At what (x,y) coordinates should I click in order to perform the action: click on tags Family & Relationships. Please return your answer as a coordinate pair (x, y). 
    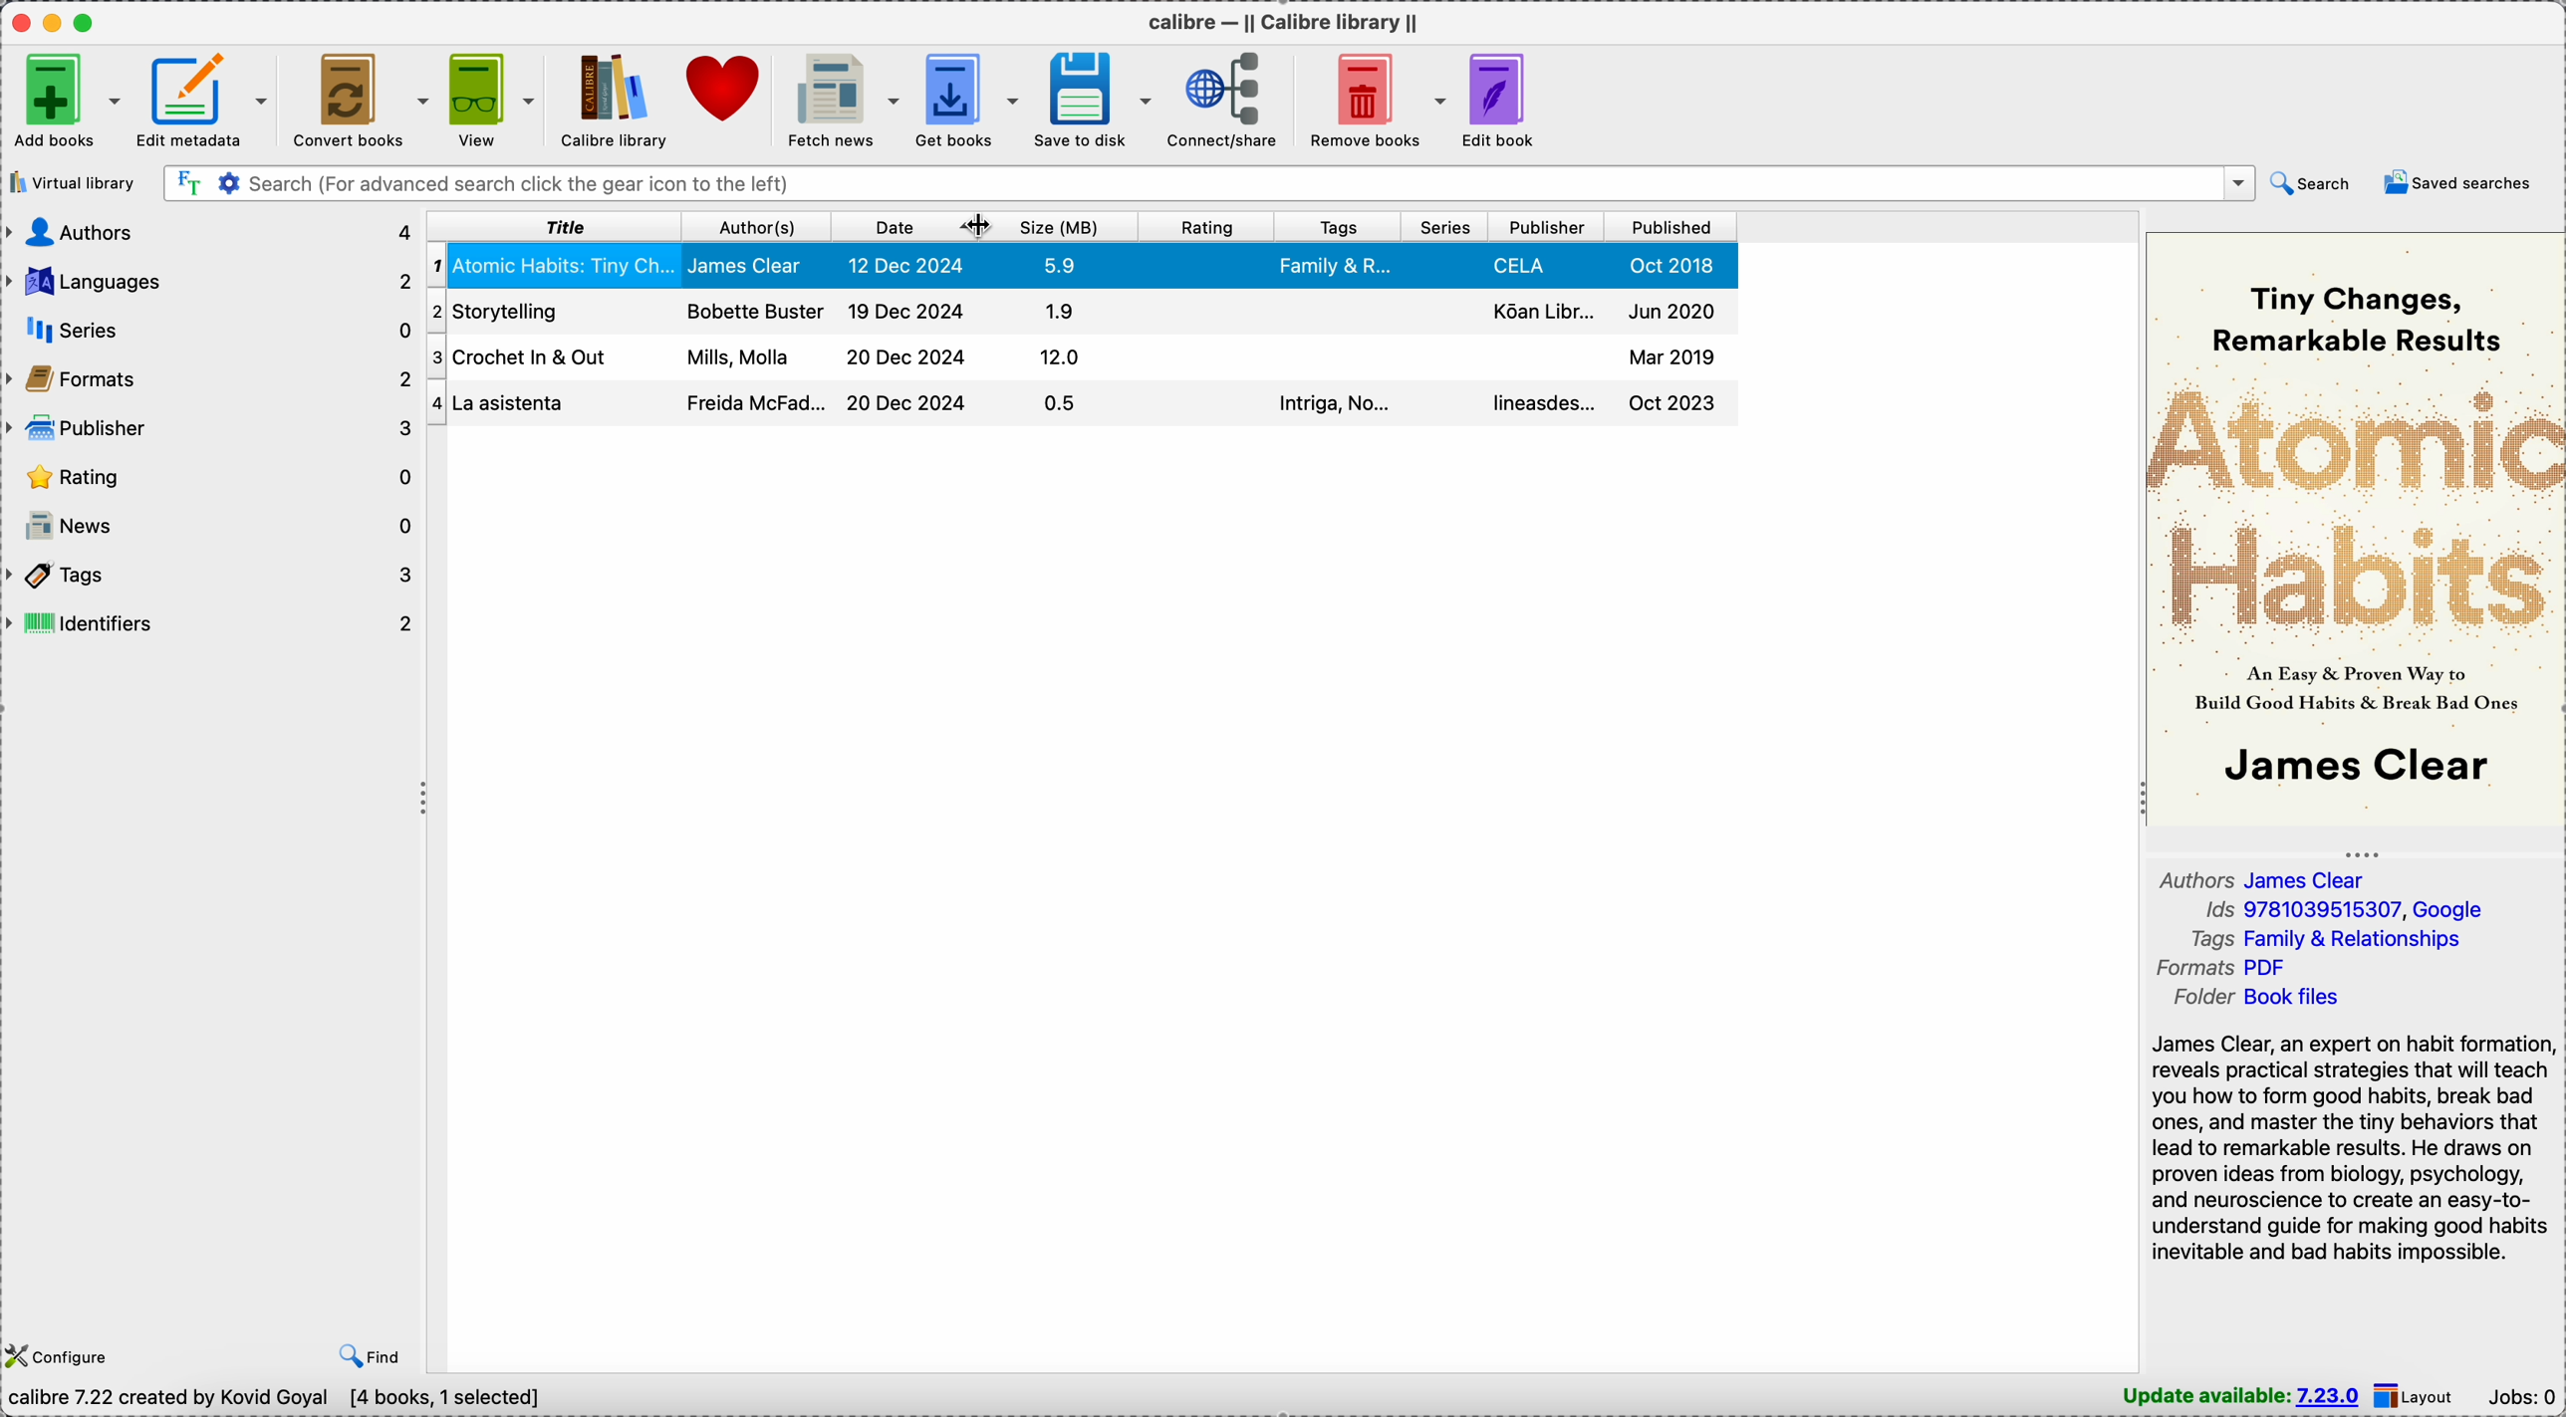
    Looking at the image, I should click on (2327, 938).